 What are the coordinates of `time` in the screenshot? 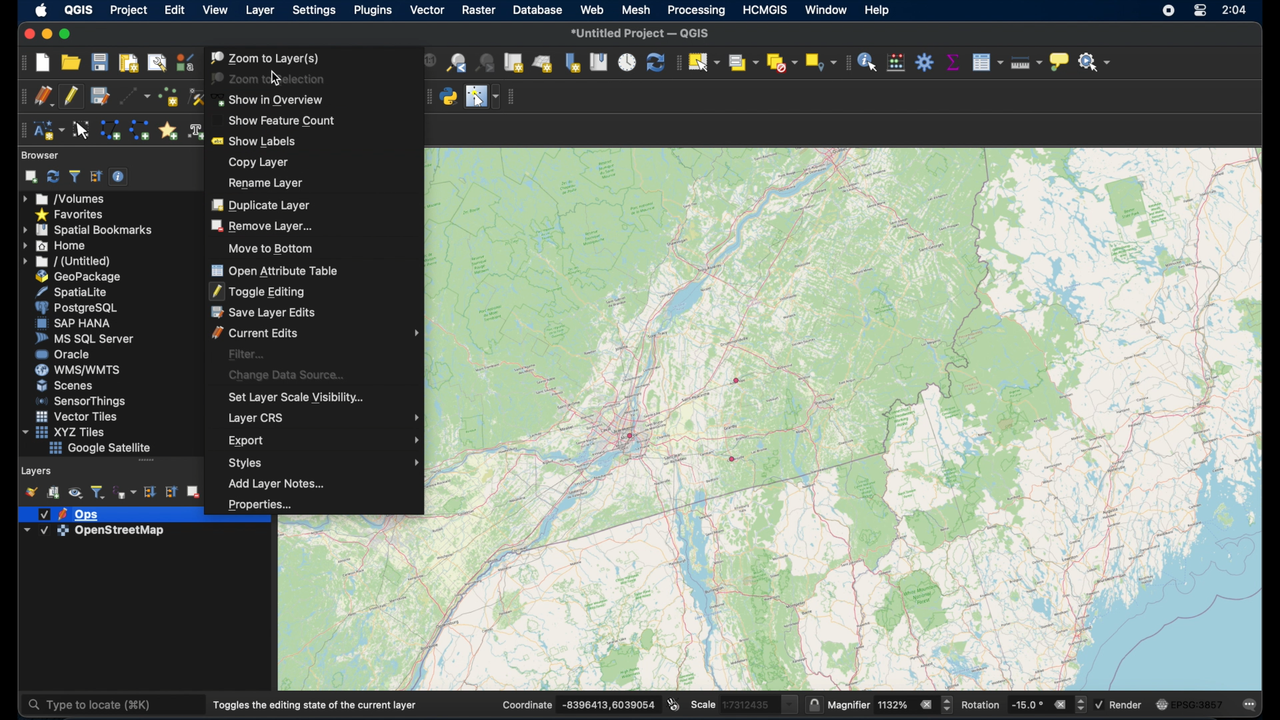 It's located at (1233, 9).